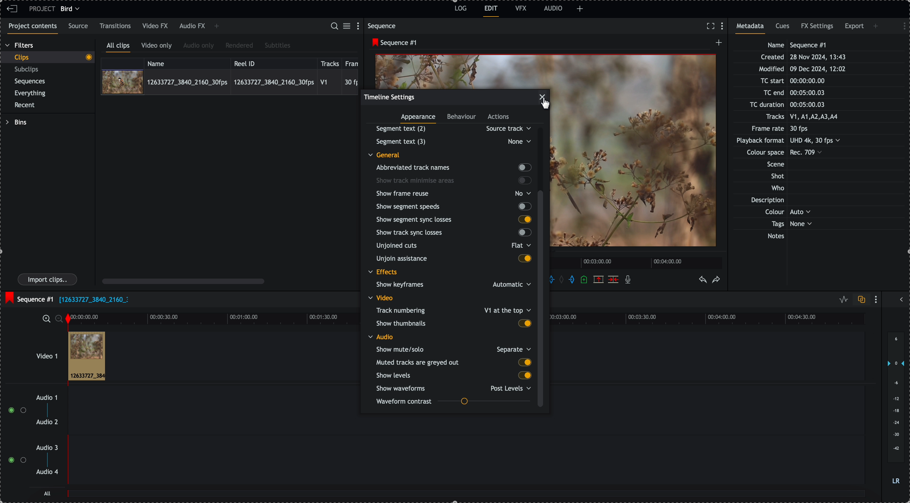 This screenshot has height=503, width=910. What do you see at coordinates (20, 46) in the screenshot?
I see `filters` at bounding box center [20, 46].